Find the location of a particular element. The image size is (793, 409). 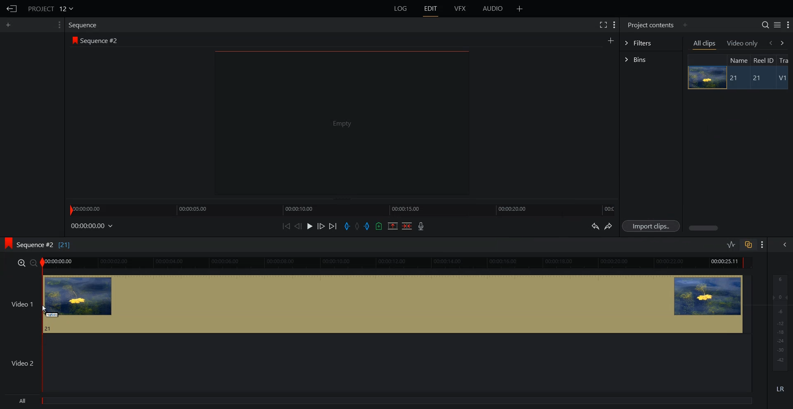

Timeline is located at coordinates (342, 209).